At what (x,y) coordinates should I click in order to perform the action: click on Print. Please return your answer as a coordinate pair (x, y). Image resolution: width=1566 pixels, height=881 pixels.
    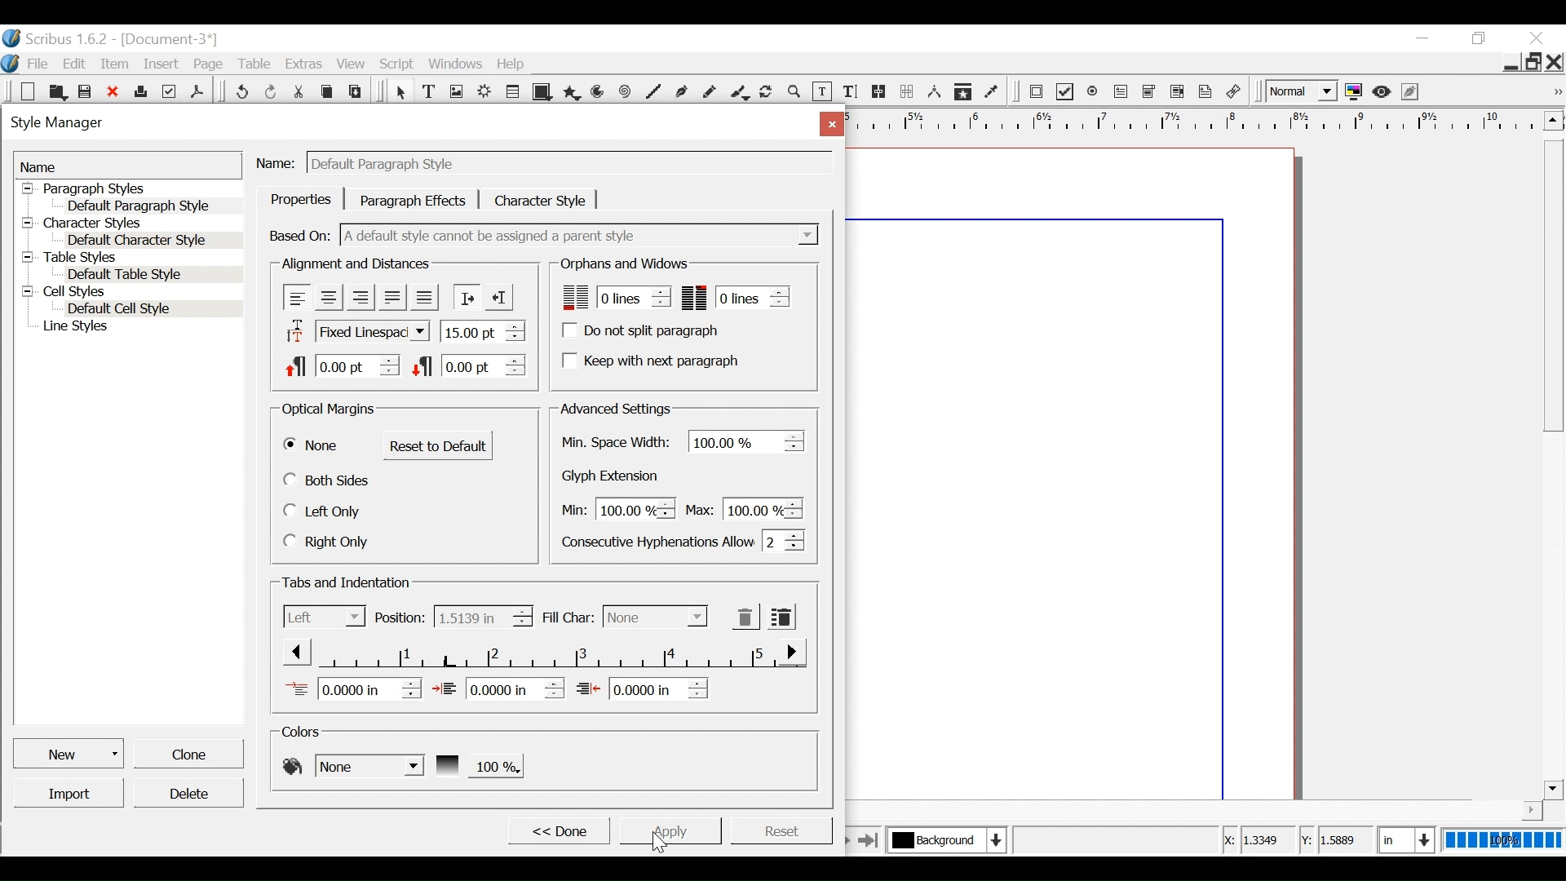
    Looking at the image, I should click on (140, 90).